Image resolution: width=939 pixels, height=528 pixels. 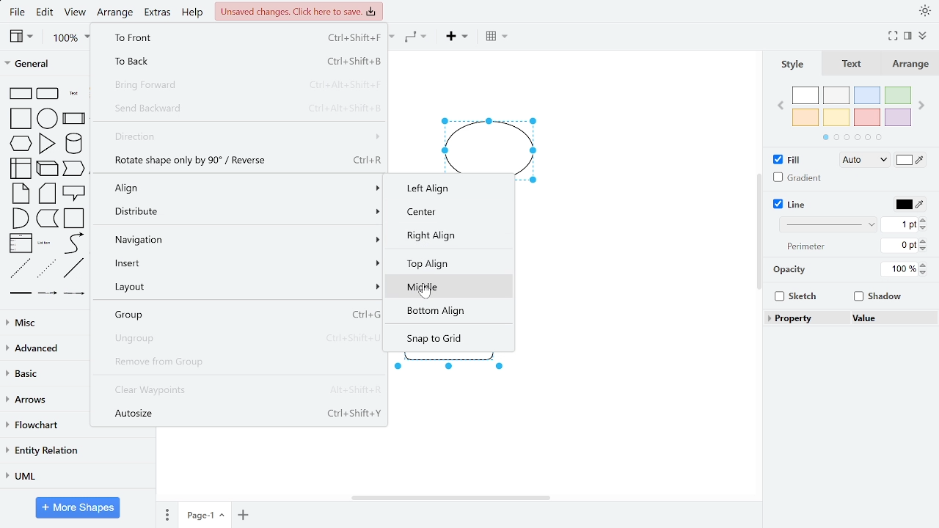 What do you see at coordinates (878, 296) in the screenshot?
I see `Shadow` at bounding box center [878, 296].